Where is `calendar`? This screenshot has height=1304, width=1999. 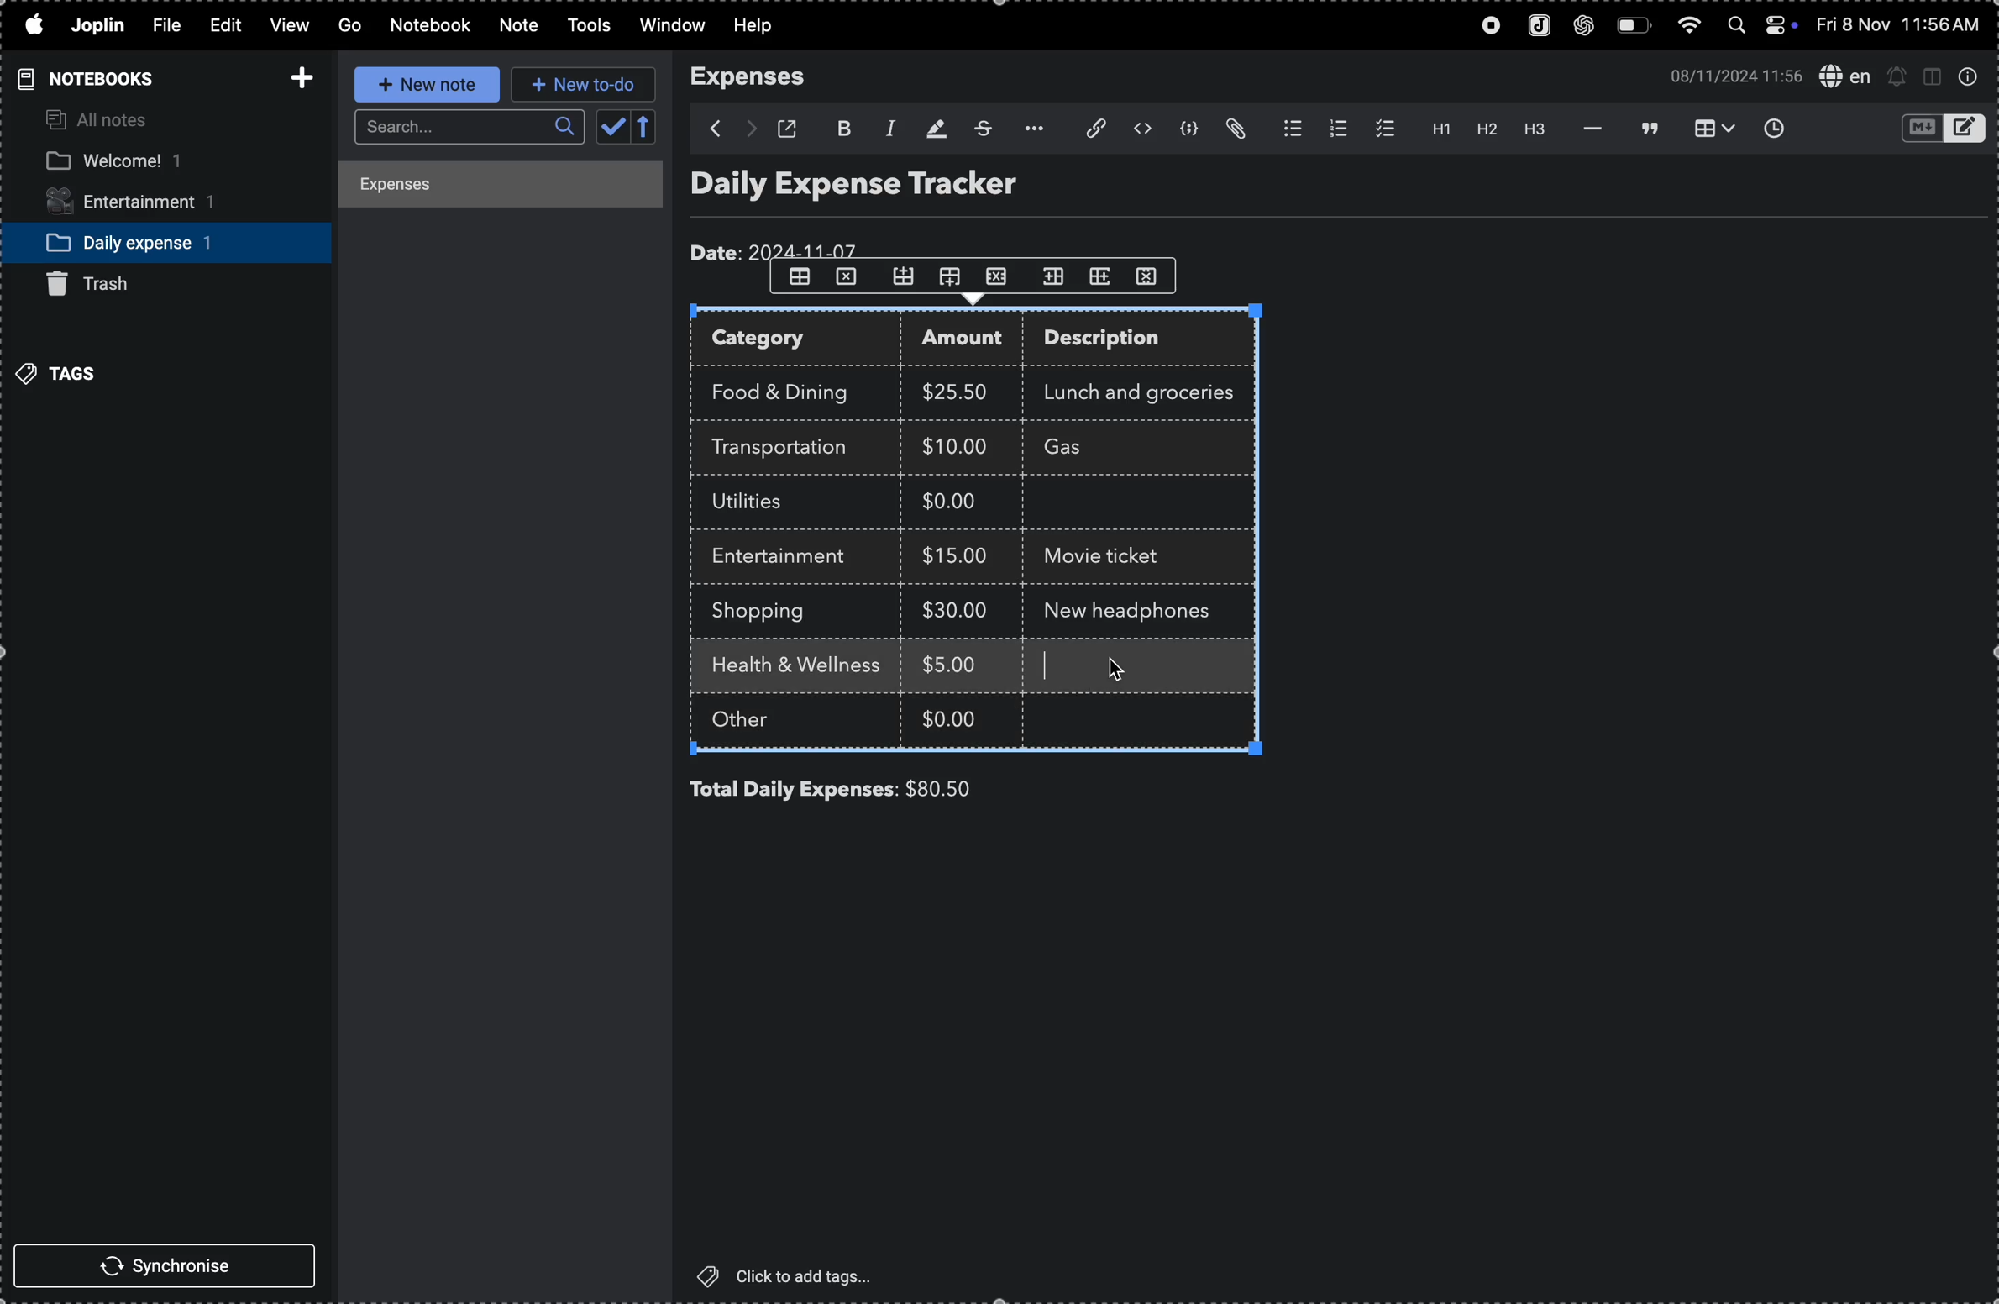 calendar is located at coordinates (627, 129).